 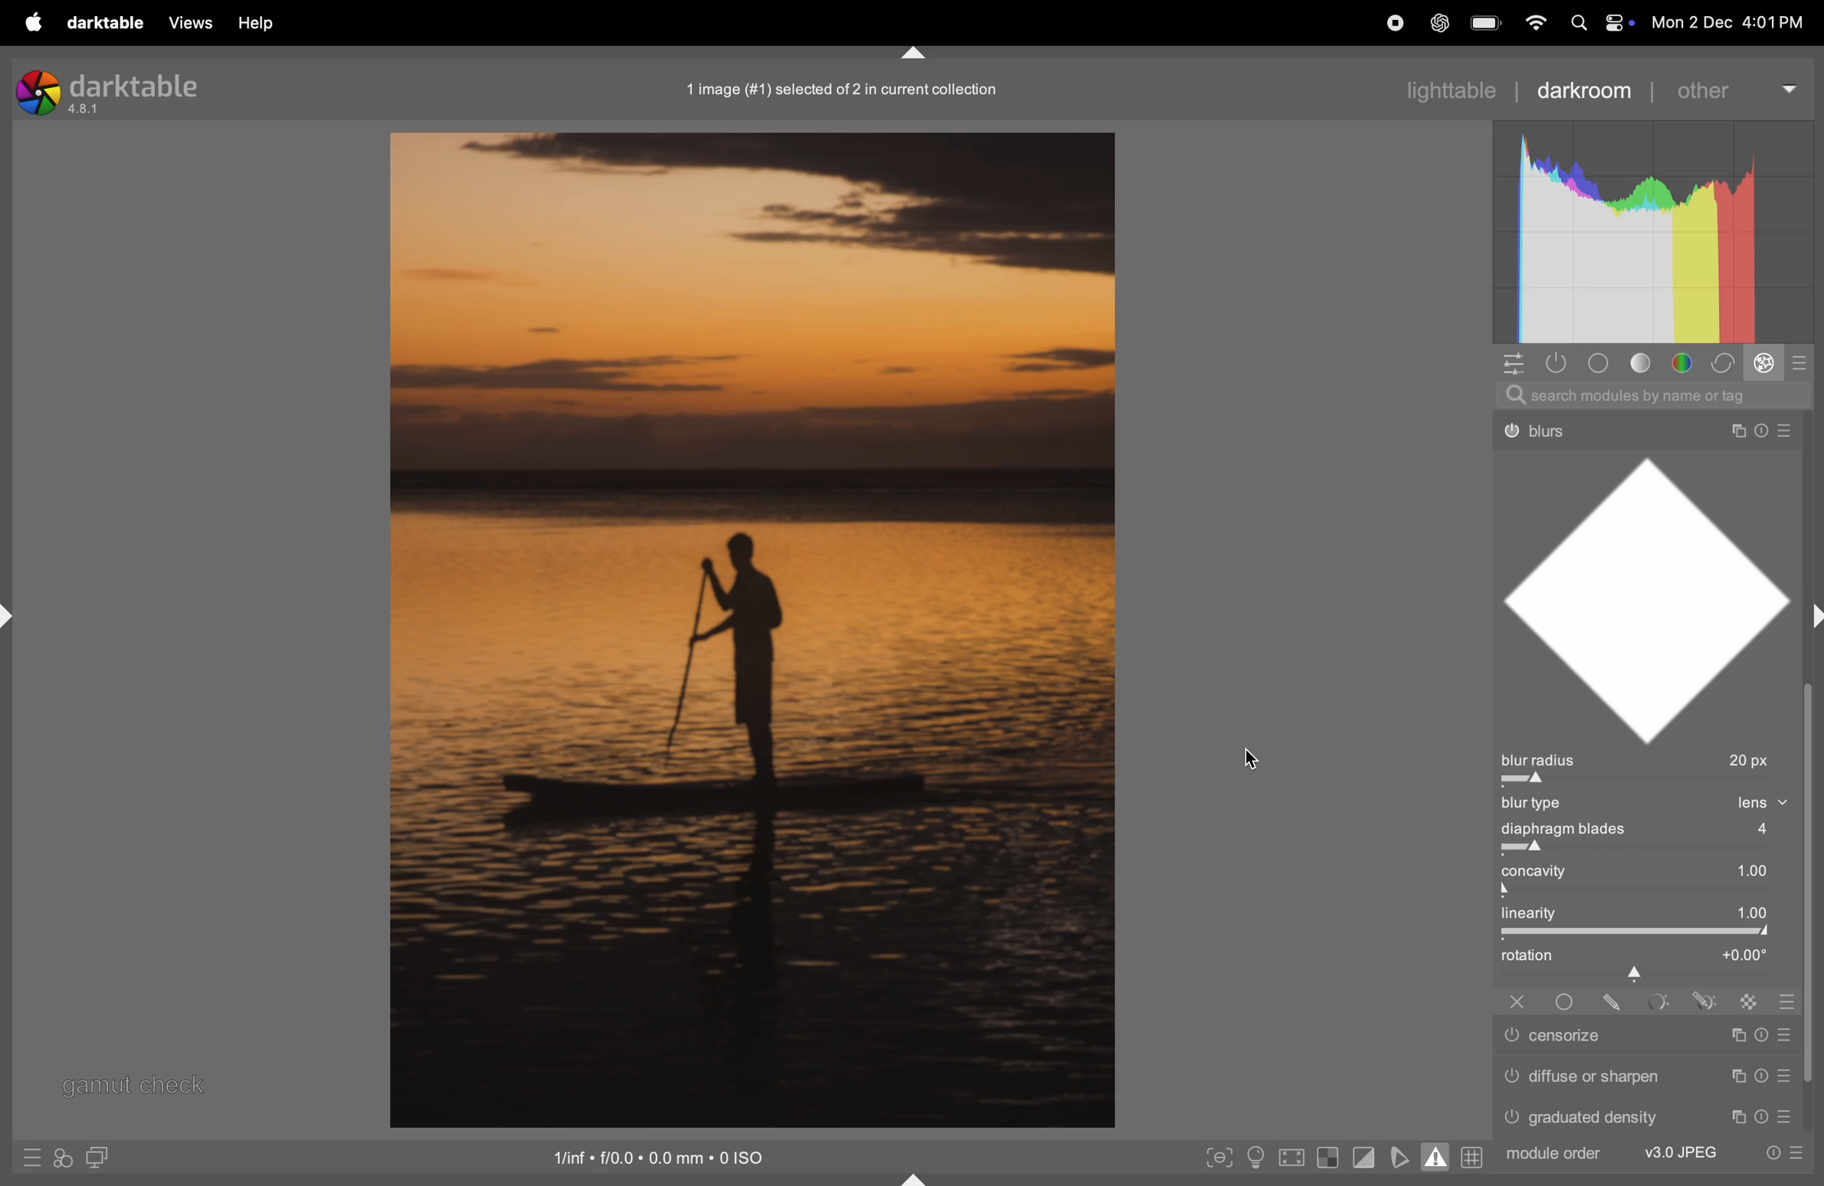 I want to click on , so click(x=1613, y=1001).